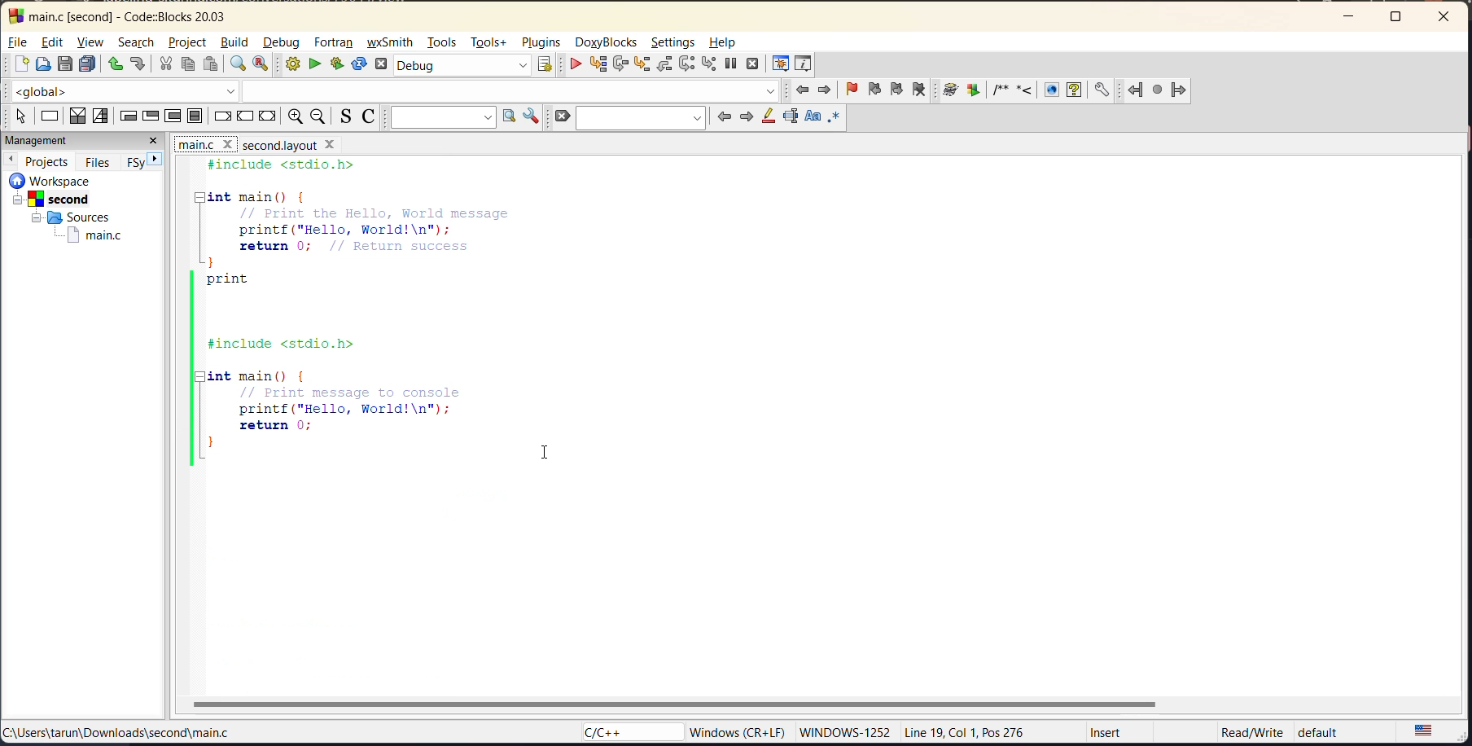 The image size is (1472, 746). I want to click on close, so click(154, 140).